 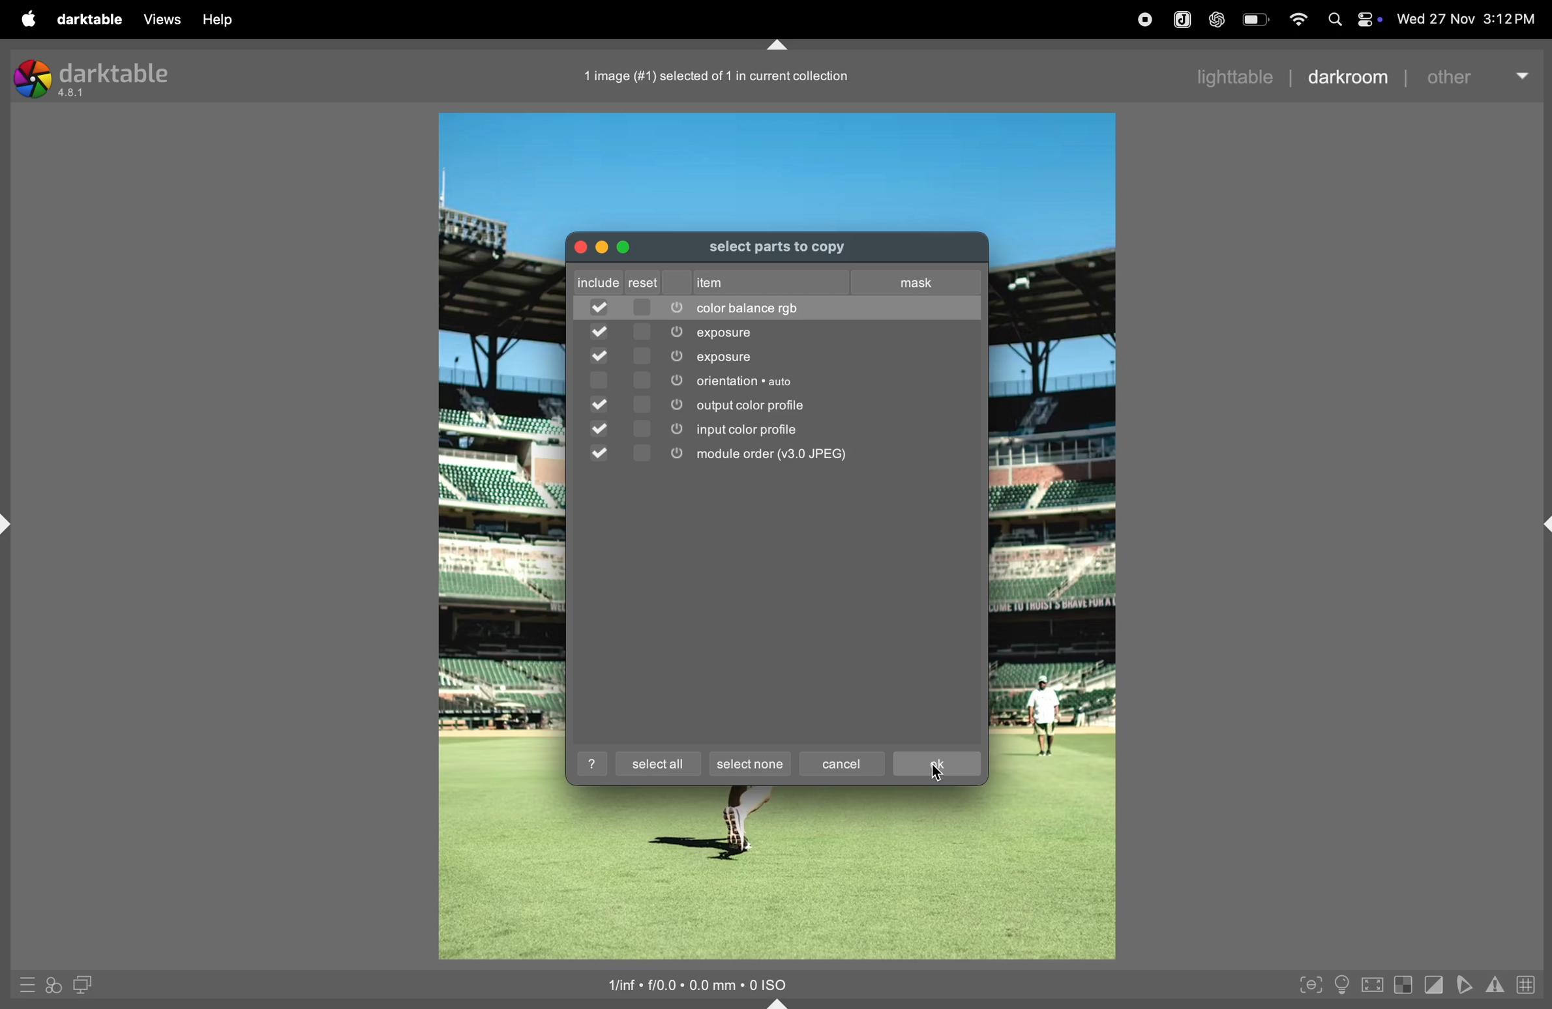 I want to click on grid, so click(x=1529, y=984).